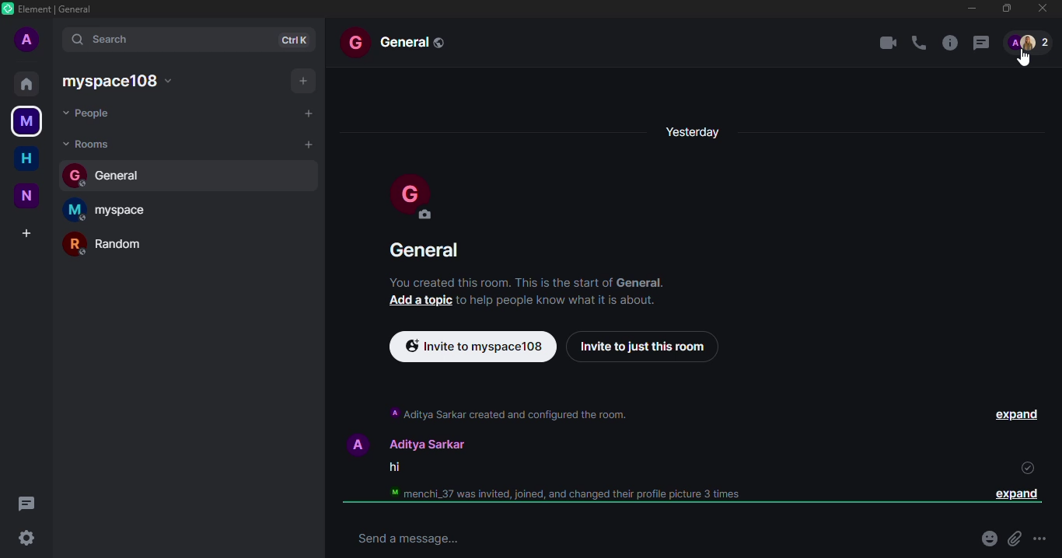 This screenshot has height=558, width=1062. Describe the element at coordinates (401, 443) in the screenshot. I see `aditya sarkar` at that location.